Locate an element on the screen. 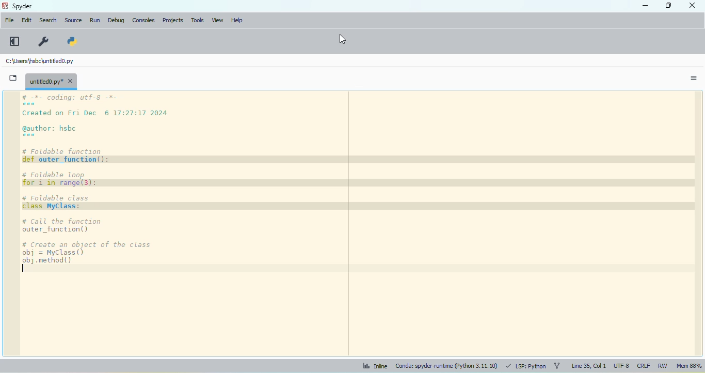 This screenshot has width=705, height=373. maximize current pane is located at coordinates (14, 41).